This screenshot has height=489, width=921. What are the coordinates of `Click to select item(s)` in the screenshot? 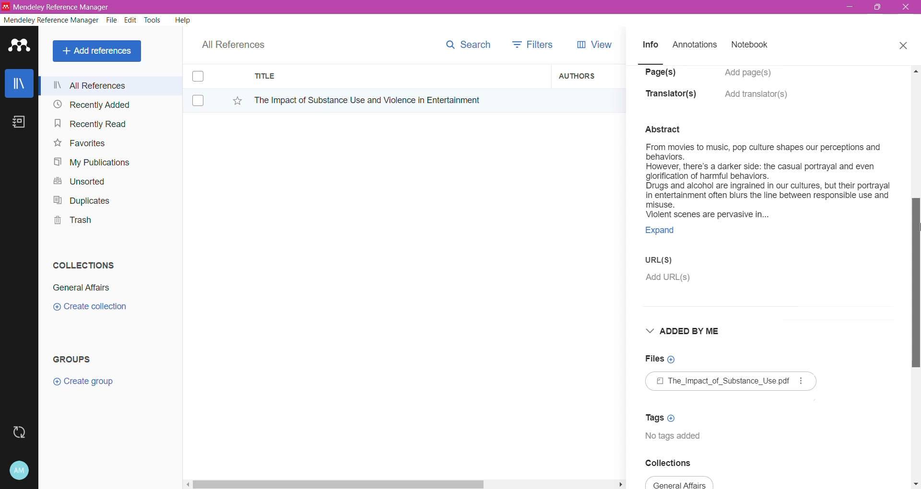 It's located at (203, 88).